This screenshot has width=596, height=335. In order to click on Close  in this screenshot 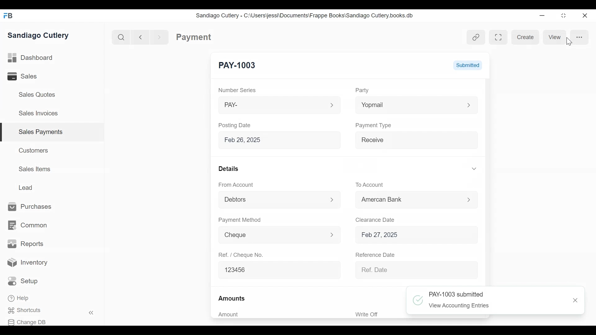, I will do `click(585, 16)`.